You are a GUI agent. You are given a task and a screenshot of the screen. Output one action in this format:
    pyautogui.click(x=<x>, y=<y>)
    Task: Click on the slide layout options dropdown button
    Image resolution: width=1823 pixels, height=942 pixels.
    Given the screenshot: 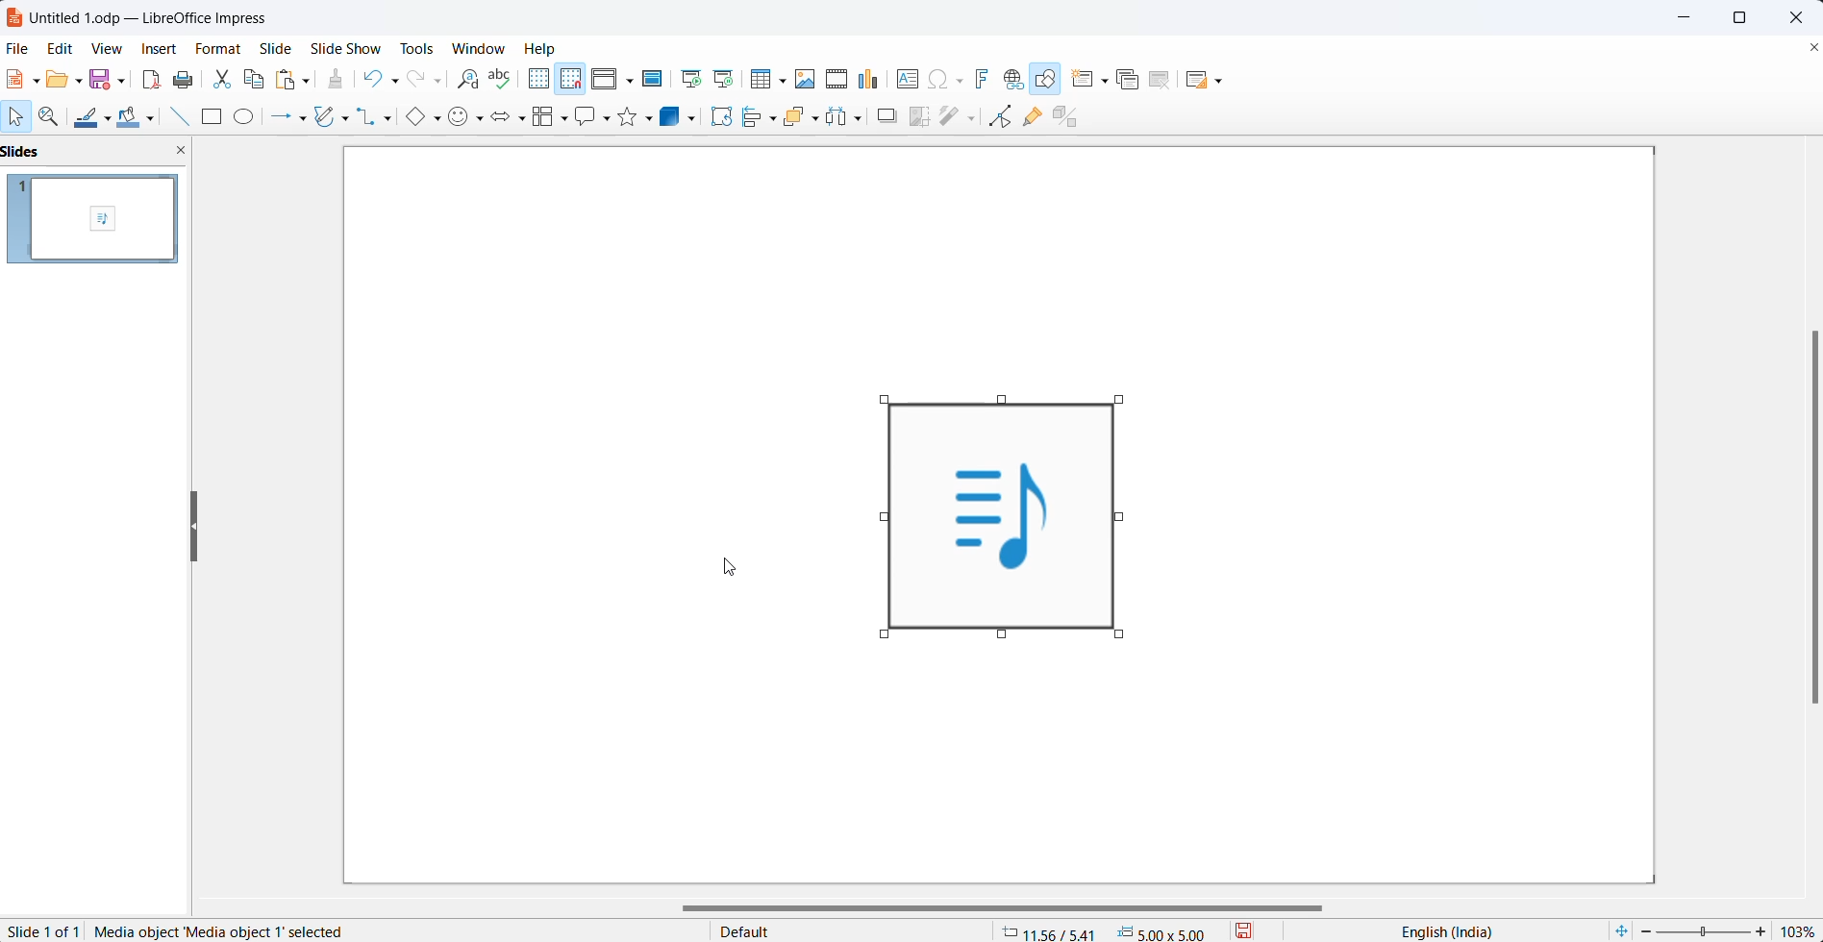 What is the action you would take?
    pyautogui.click(x=1221, y=82)
    